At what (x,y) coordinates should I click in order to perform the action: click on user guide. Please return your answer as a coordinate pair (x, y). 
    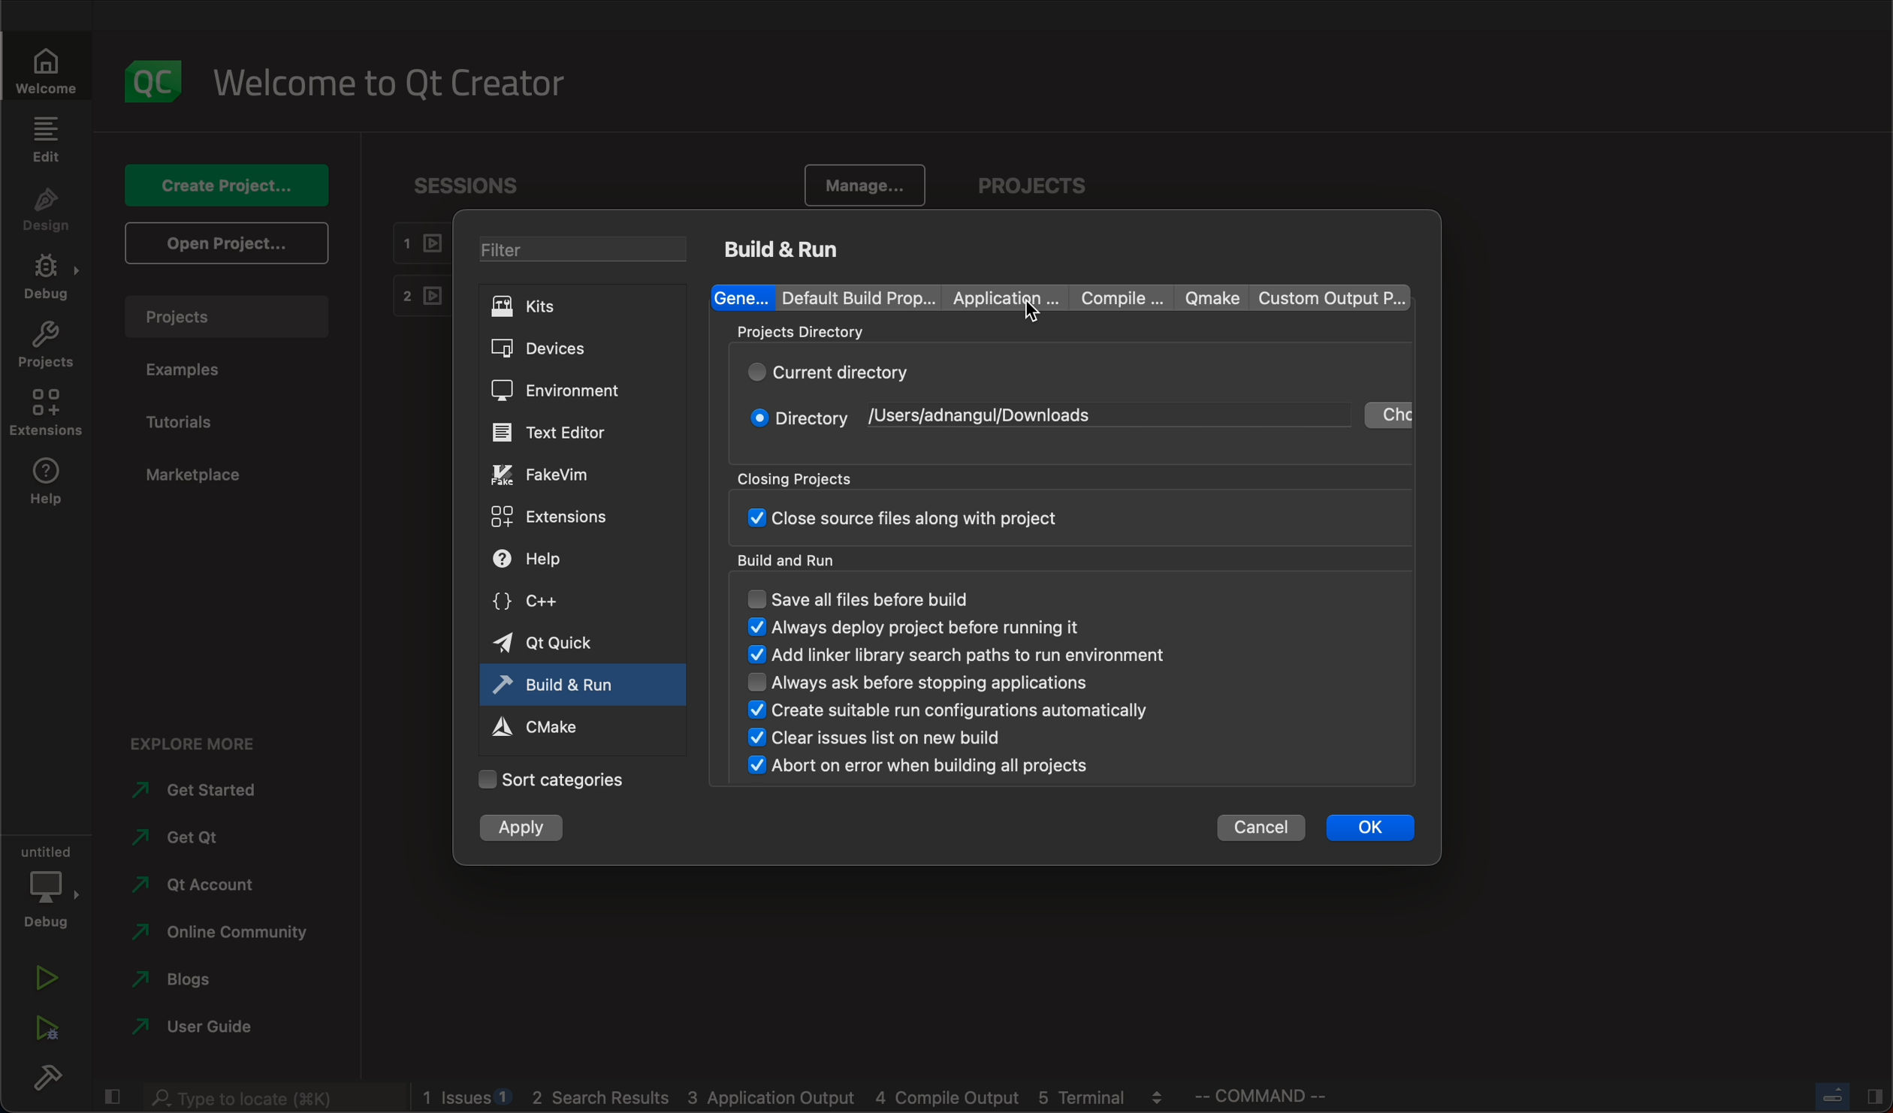
    Looking at the image, I should click on (201, 1027).